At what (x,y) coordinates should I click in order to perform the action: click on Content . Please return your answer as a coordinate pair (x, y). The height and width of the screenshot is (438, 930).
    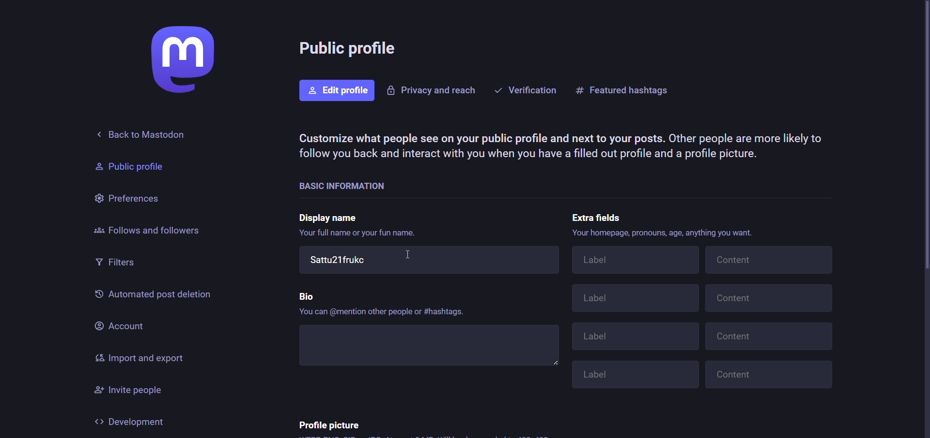
    Looking at the image, I should click on (768, 337).